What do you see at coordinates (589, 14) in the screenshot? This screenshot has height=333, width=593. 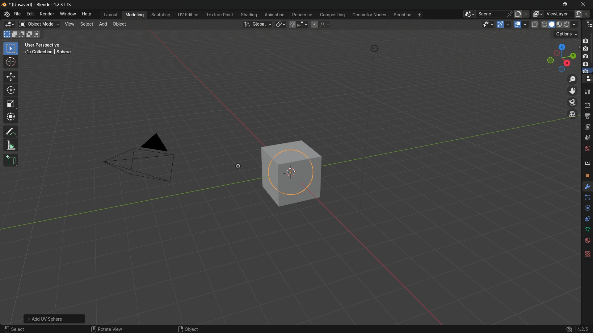 I see `remove layer` at bounding box center [589, 14].